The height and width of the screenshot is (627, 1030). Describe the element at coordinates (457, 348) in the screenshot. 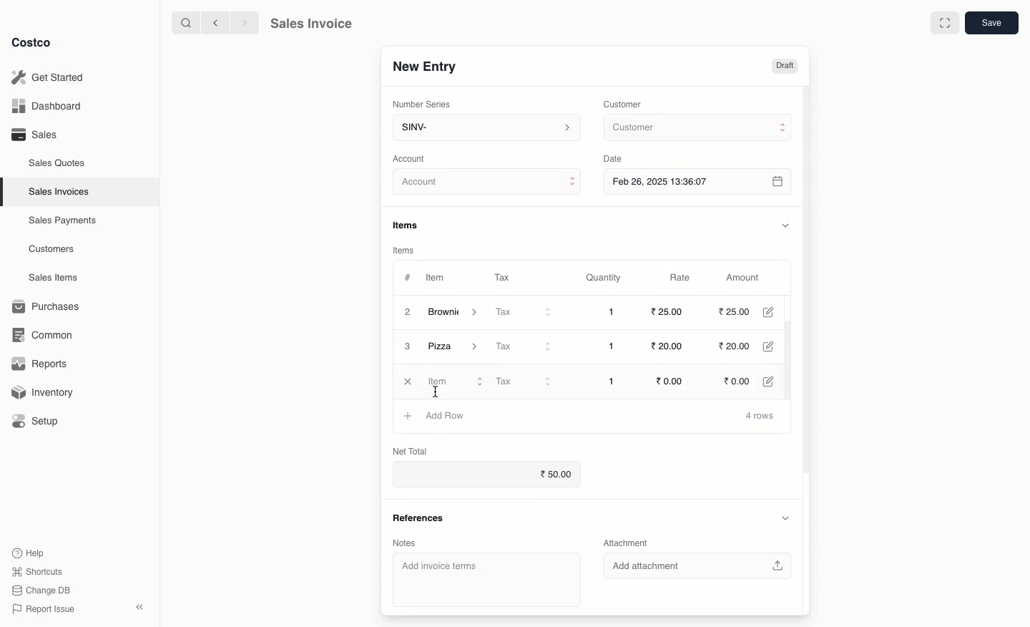

I see `Pizza` at that location.